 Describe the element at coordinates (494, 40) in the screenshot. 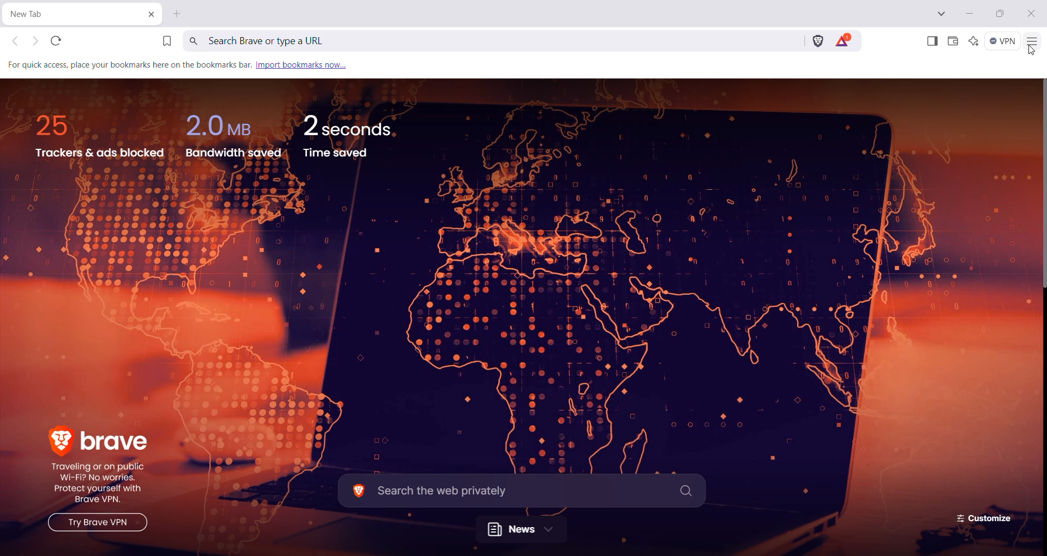

I see `Search Brave or type a URL` at that location.